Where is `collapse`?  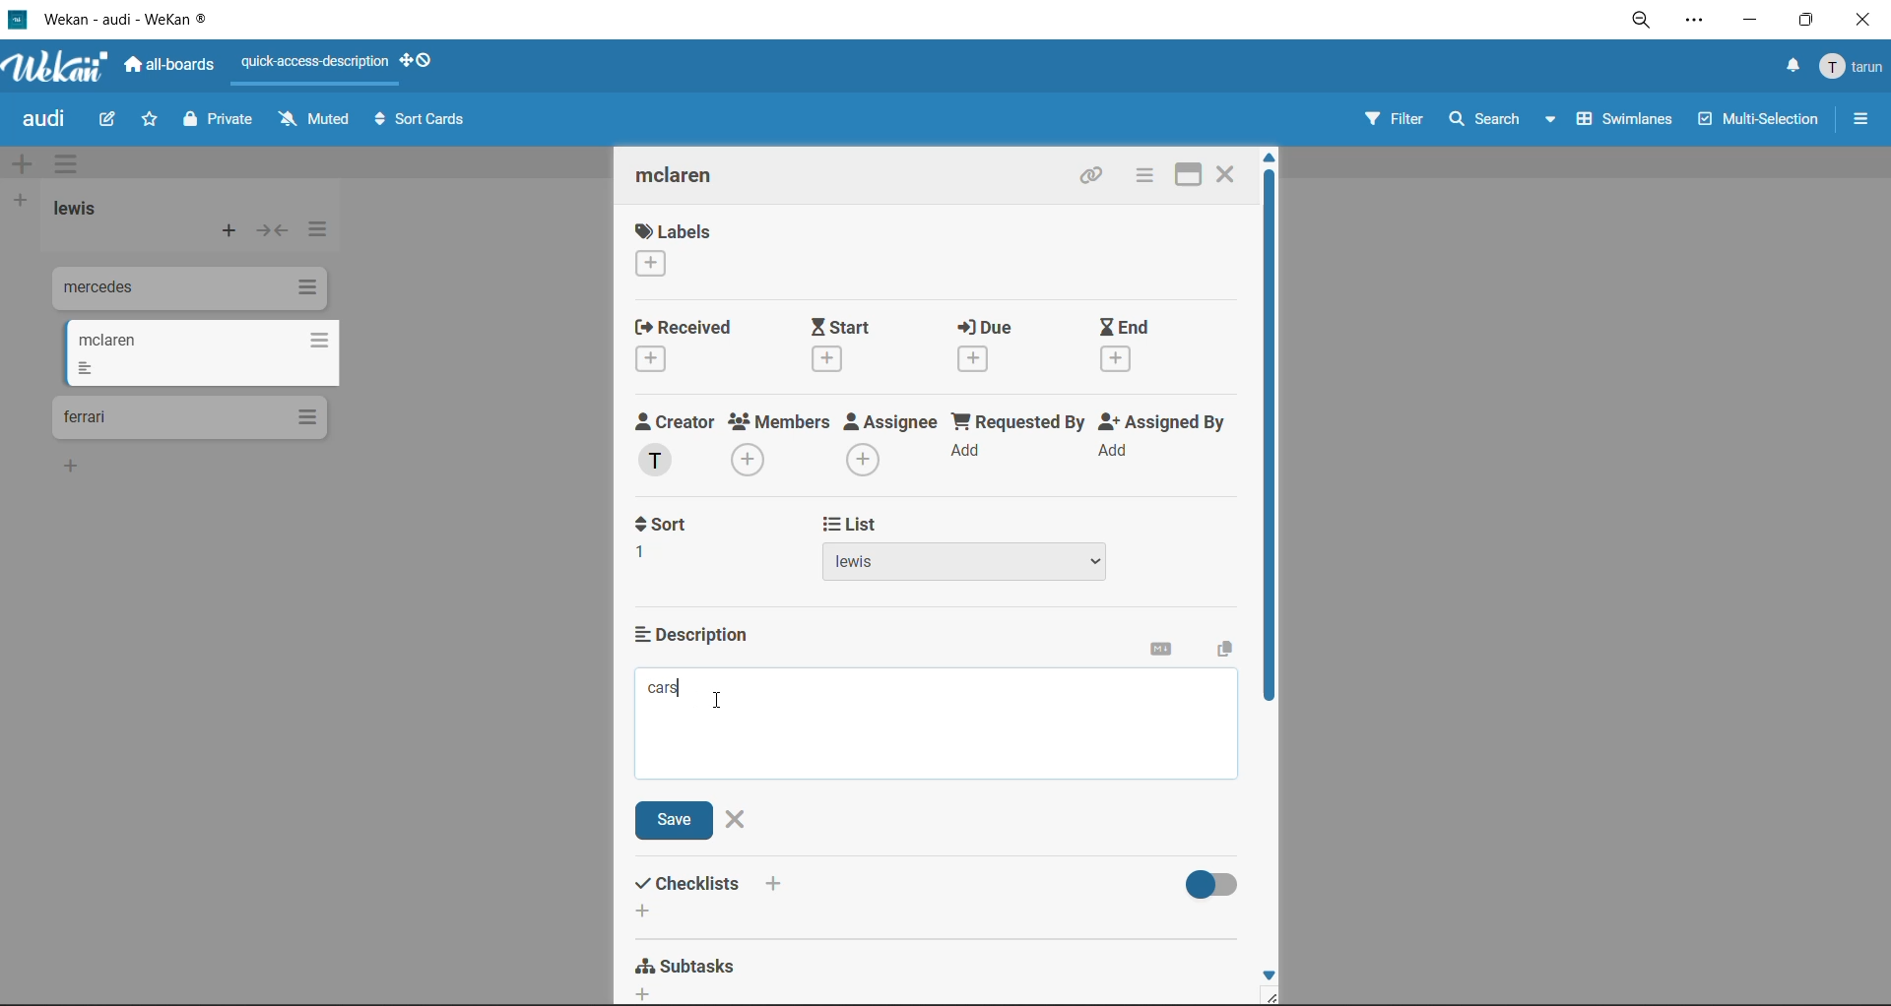
collapse is located at coordinates (271, 230).